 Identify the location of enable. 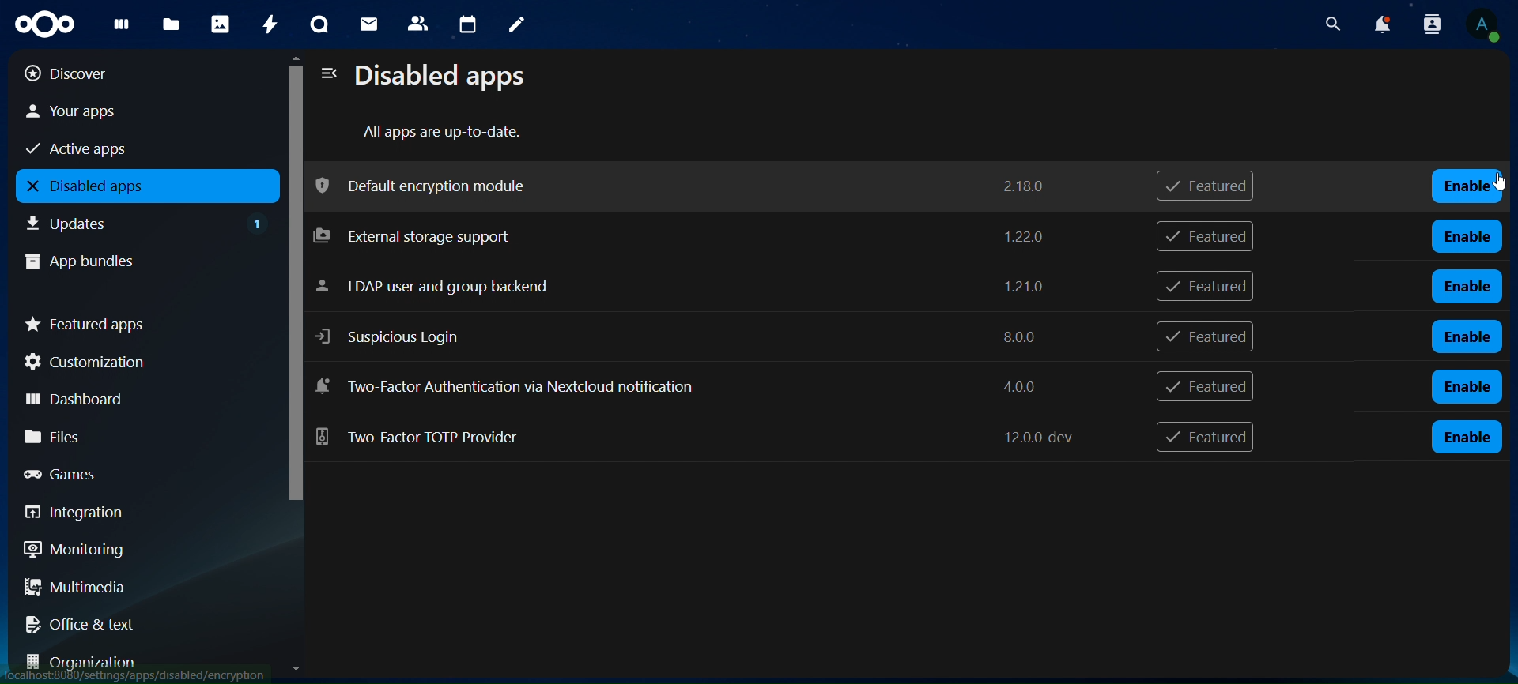
(1469, 235).